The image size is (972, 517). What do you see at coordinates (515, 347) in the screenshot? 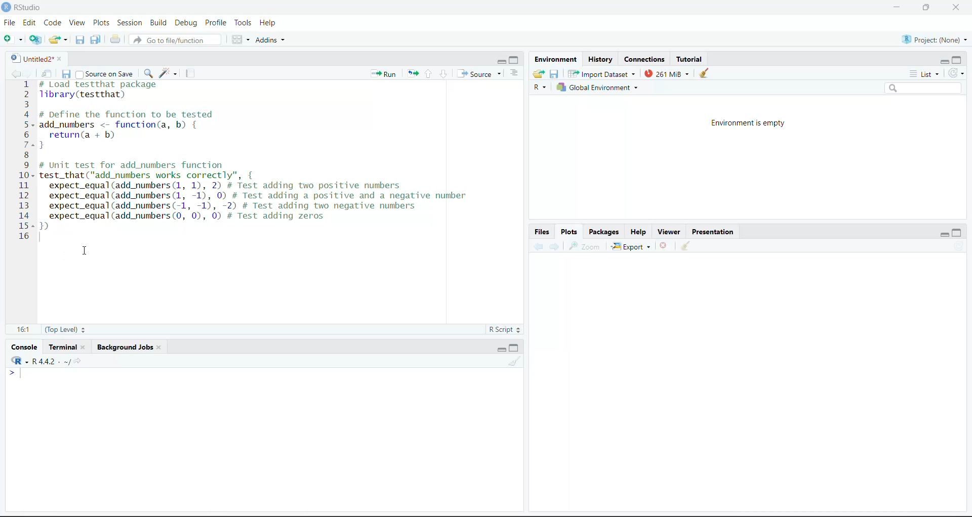
I see `maximize` at bounding box center [515, 347].